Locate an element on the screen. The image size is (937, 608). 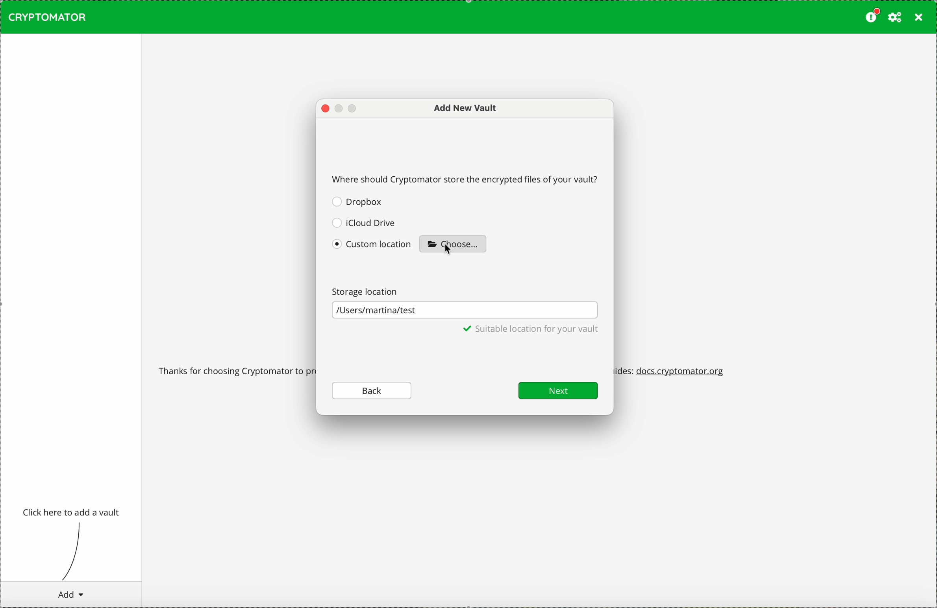
cursor on custom location option is located at coordinates (373, 247).